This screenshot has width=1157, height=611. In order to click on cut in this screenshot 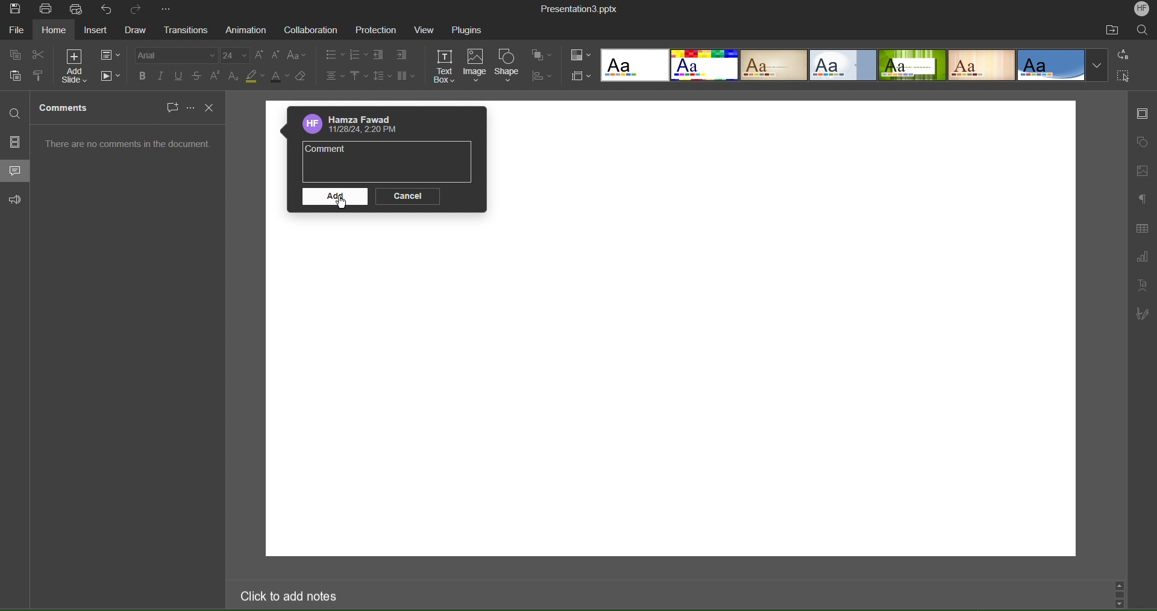, I will do `click(39, 55)`.